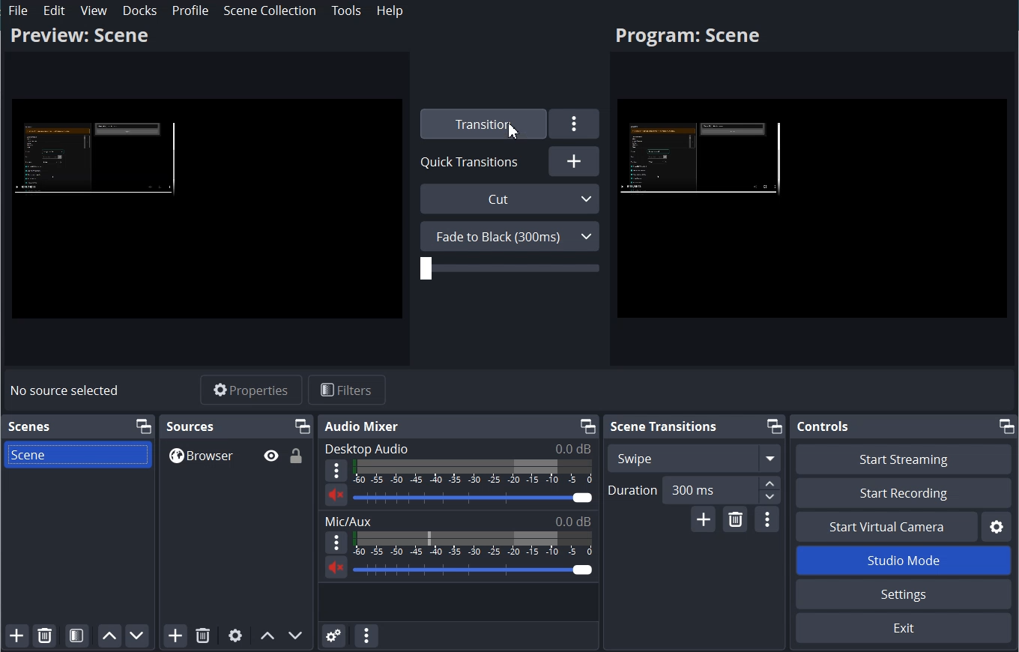 The width and height of the screenshot is (1019, 652). I want to click on Tools, so click(346, 10).